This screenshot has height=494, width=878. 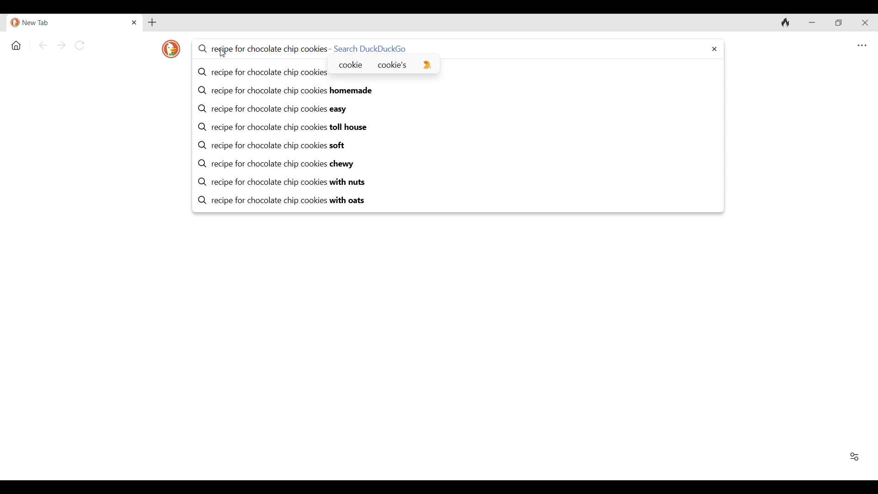 I want to click on Reload page, so click(x=79, y=45).